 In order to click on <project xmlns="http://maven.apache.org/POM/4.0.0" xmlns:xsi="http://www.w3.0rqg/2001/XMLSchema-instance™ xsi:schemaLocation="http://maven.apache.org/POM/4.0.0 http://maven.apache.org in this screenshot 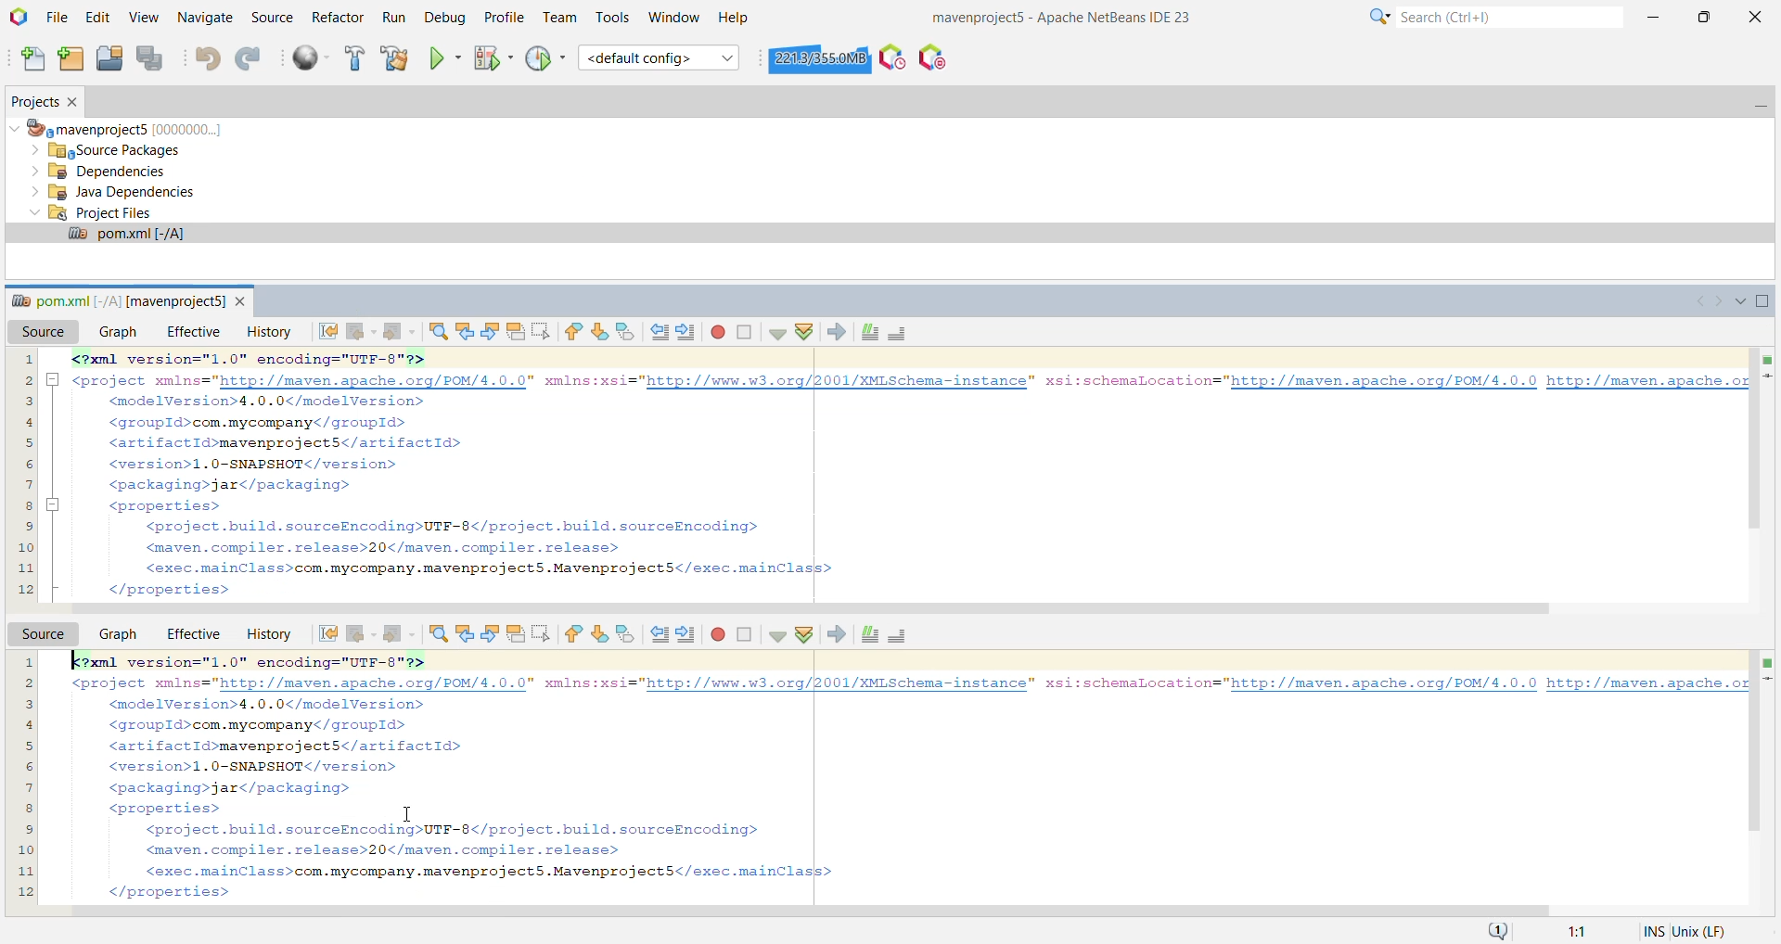, I will do `click(912, 381)`.